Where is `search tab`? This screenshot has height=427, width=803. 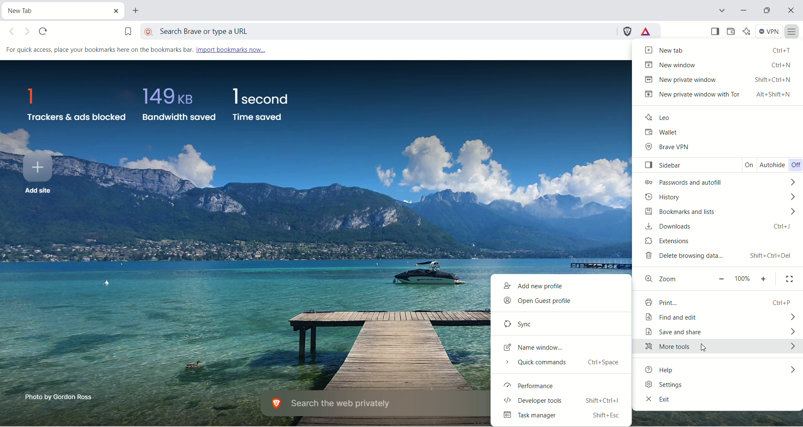
search tab is located at coordinates (724, 10).